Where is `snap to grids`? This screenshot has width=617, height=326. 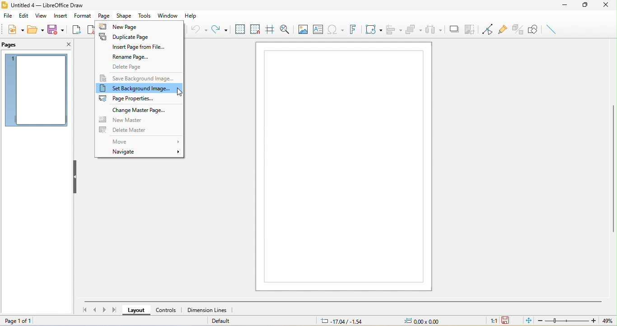
snap to grids is located at coordinates (255, 30).